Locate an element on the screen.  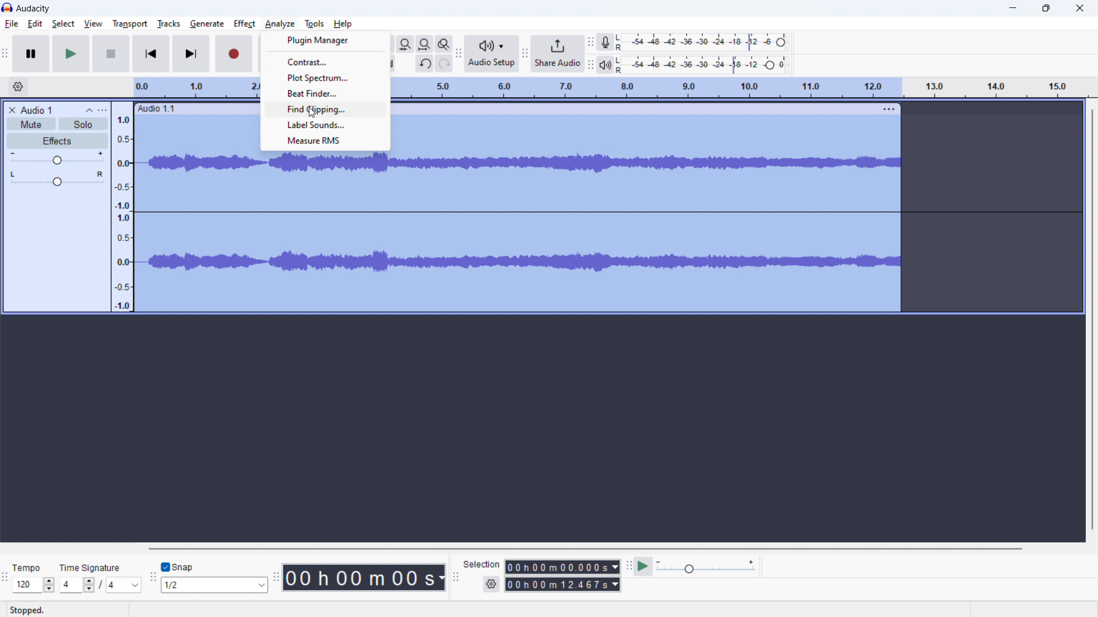
snapping toolbar is located at coordinates (153, 577).